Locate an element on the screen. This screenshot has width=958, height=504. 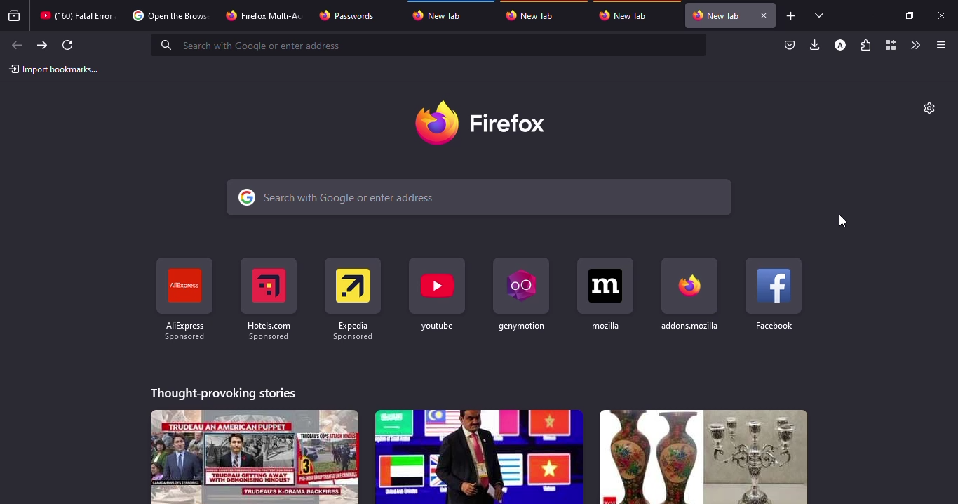
story is located at coordinates (479, 456).